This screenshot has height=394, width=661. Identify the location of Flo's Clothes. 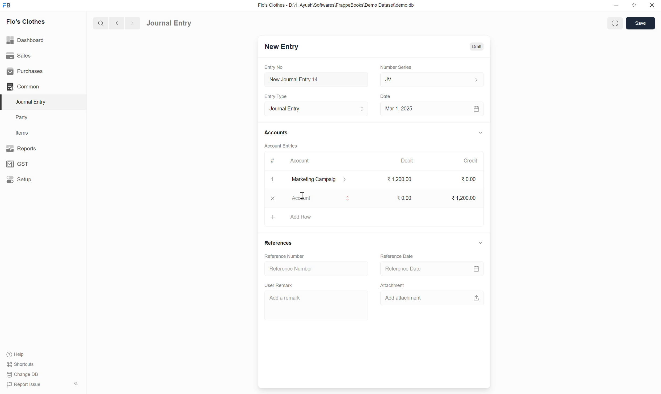
(27, 22).